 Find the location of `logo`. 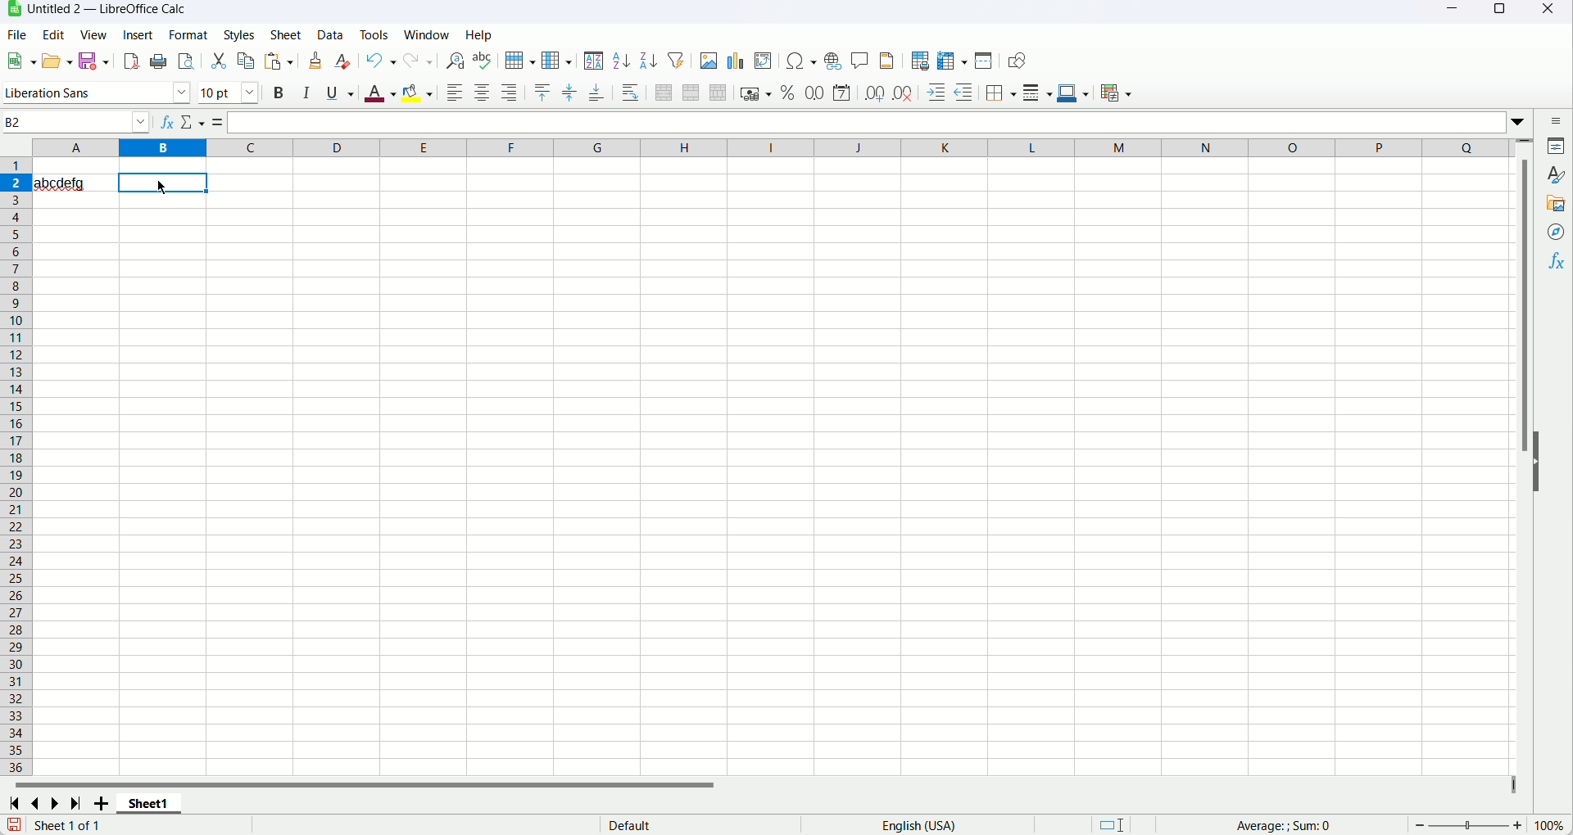

logo is located at coordinates (11, 11).